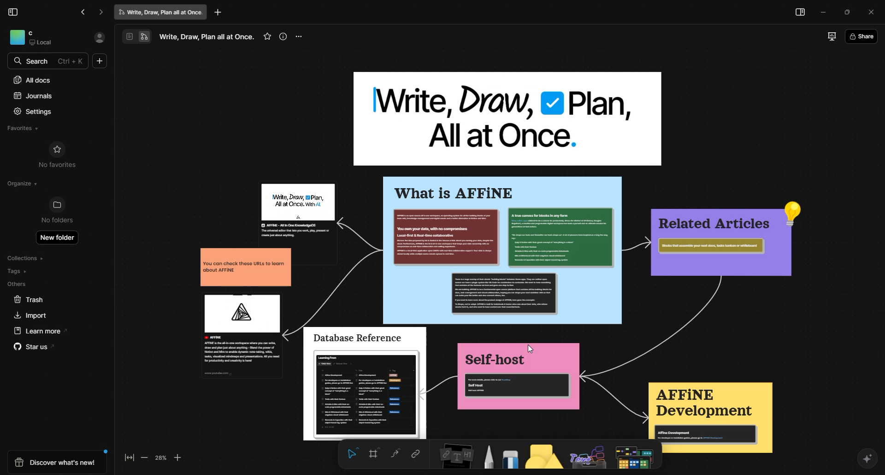  What do you see at coordinates (161, 12) in the screenshot?
I see `new tab` at bounding box center [161, 12].